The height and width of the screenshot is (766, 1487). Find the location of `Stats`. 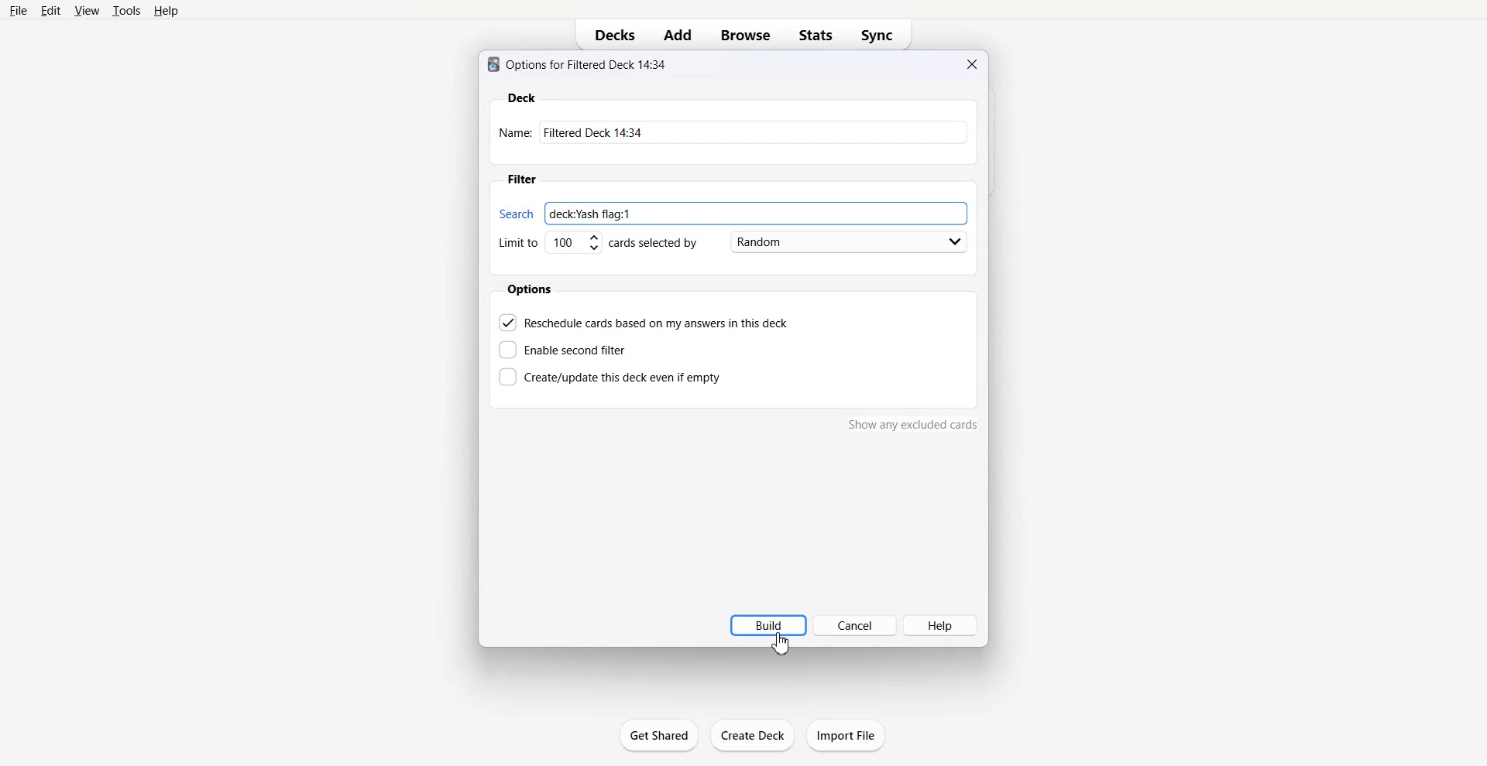

Stats is located at coordinates (814, 36).